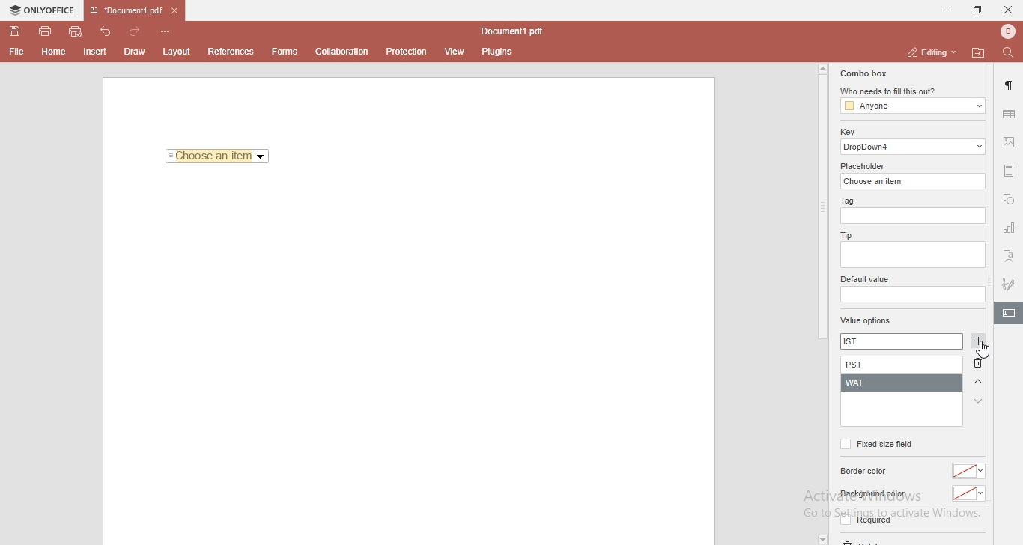 This screenshot has height=545, width=1023. Describe the element at coordinates (1010, 231) in the screenshot. I see `chart` at that location.